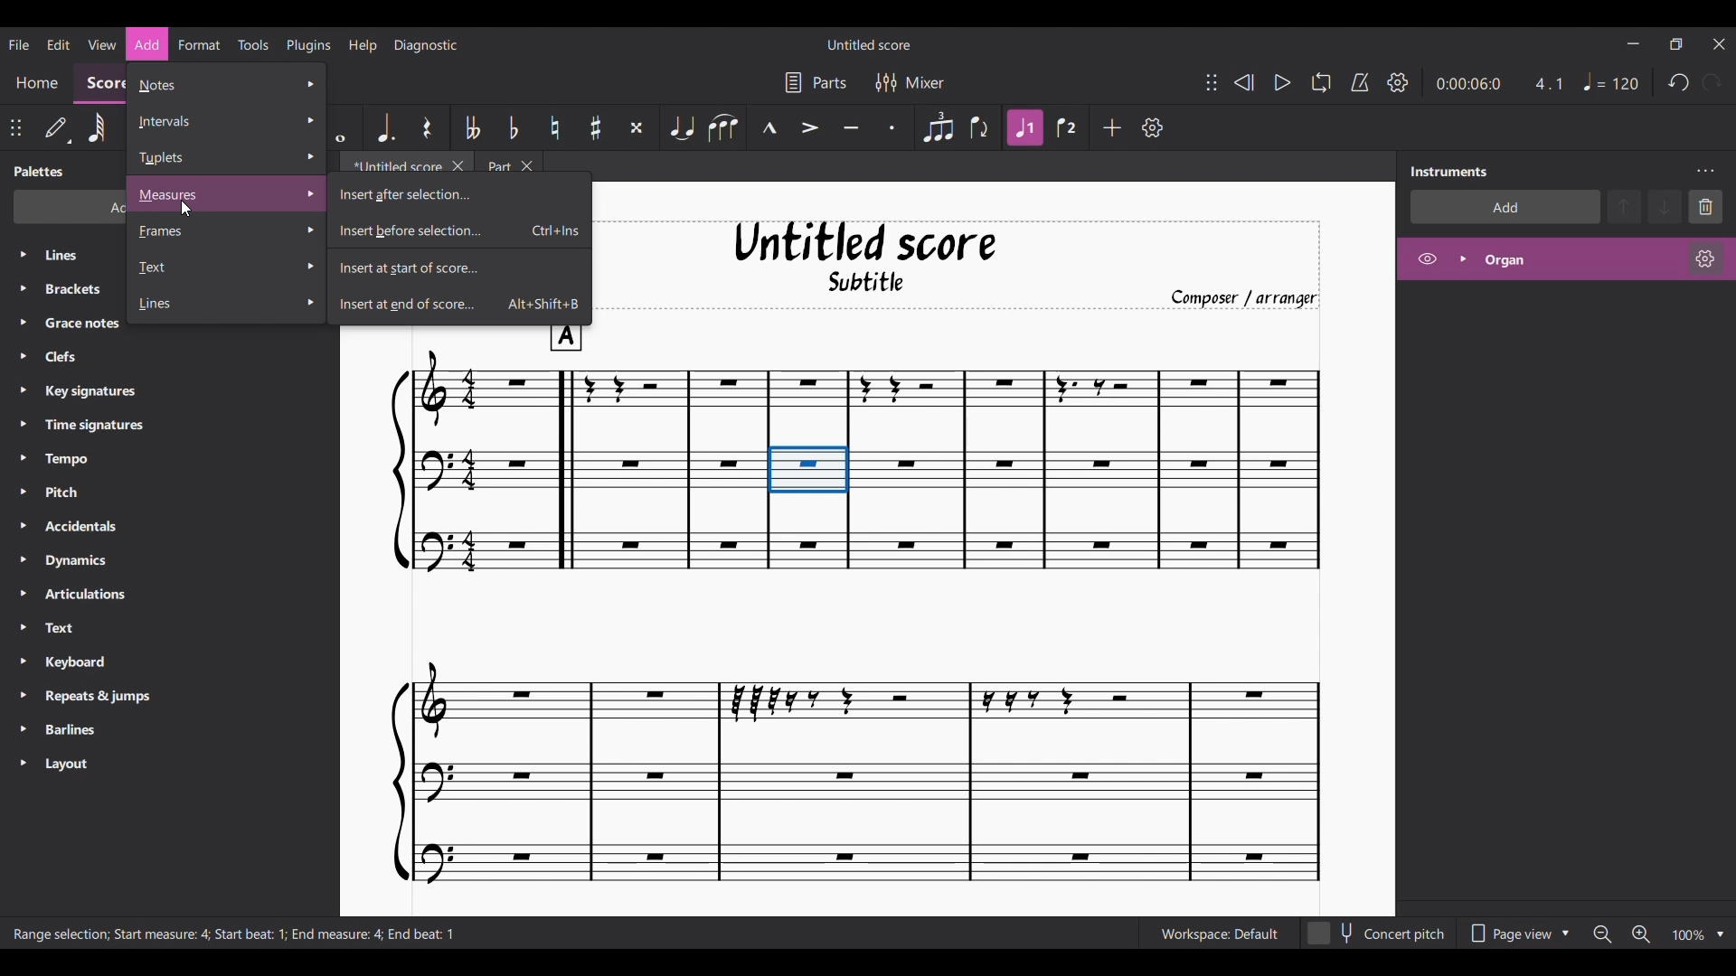 The height and width of the screenshot is (976, 1736). What do you see at coordinates (459, 230) in the screenshot?
I see `Insert before selection` at bounding box center [459, 230].